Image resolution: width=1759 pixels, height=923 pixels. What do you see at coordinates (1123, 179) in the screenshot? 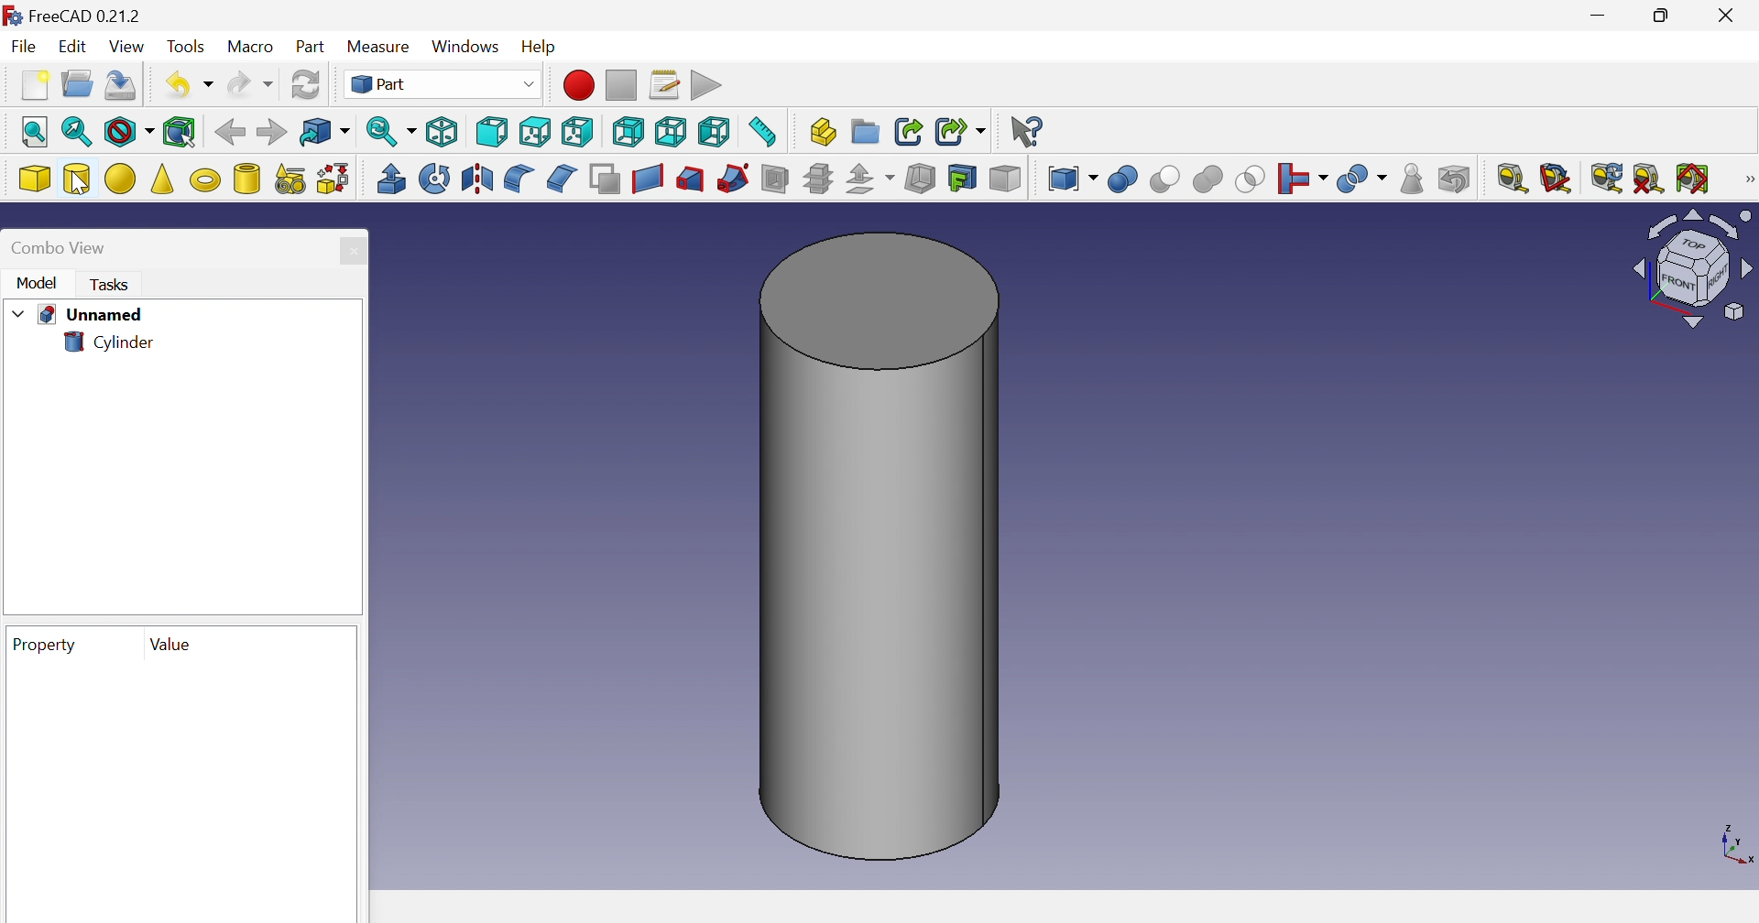
I see `Boolean` at bounding box center [1123, 179].